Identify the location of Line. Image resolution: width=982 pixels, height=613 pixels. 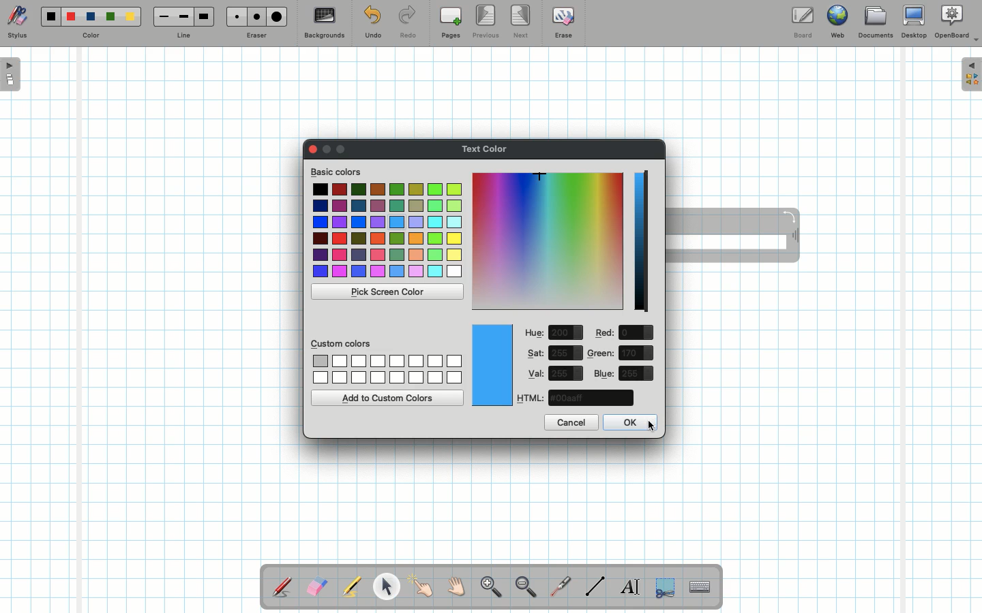
(183, 36).